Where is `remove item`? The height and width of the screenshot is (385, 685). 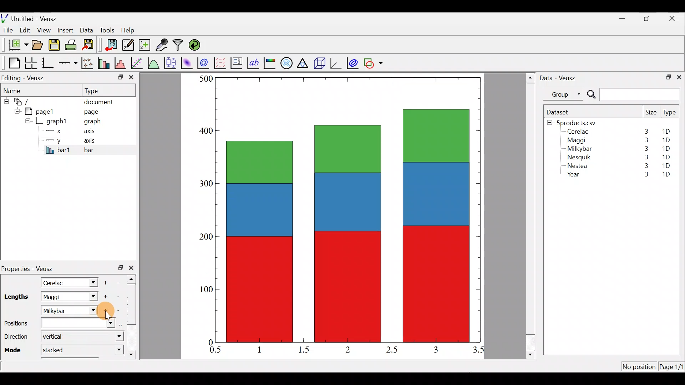 remove item is located at coordinates (118, 297).